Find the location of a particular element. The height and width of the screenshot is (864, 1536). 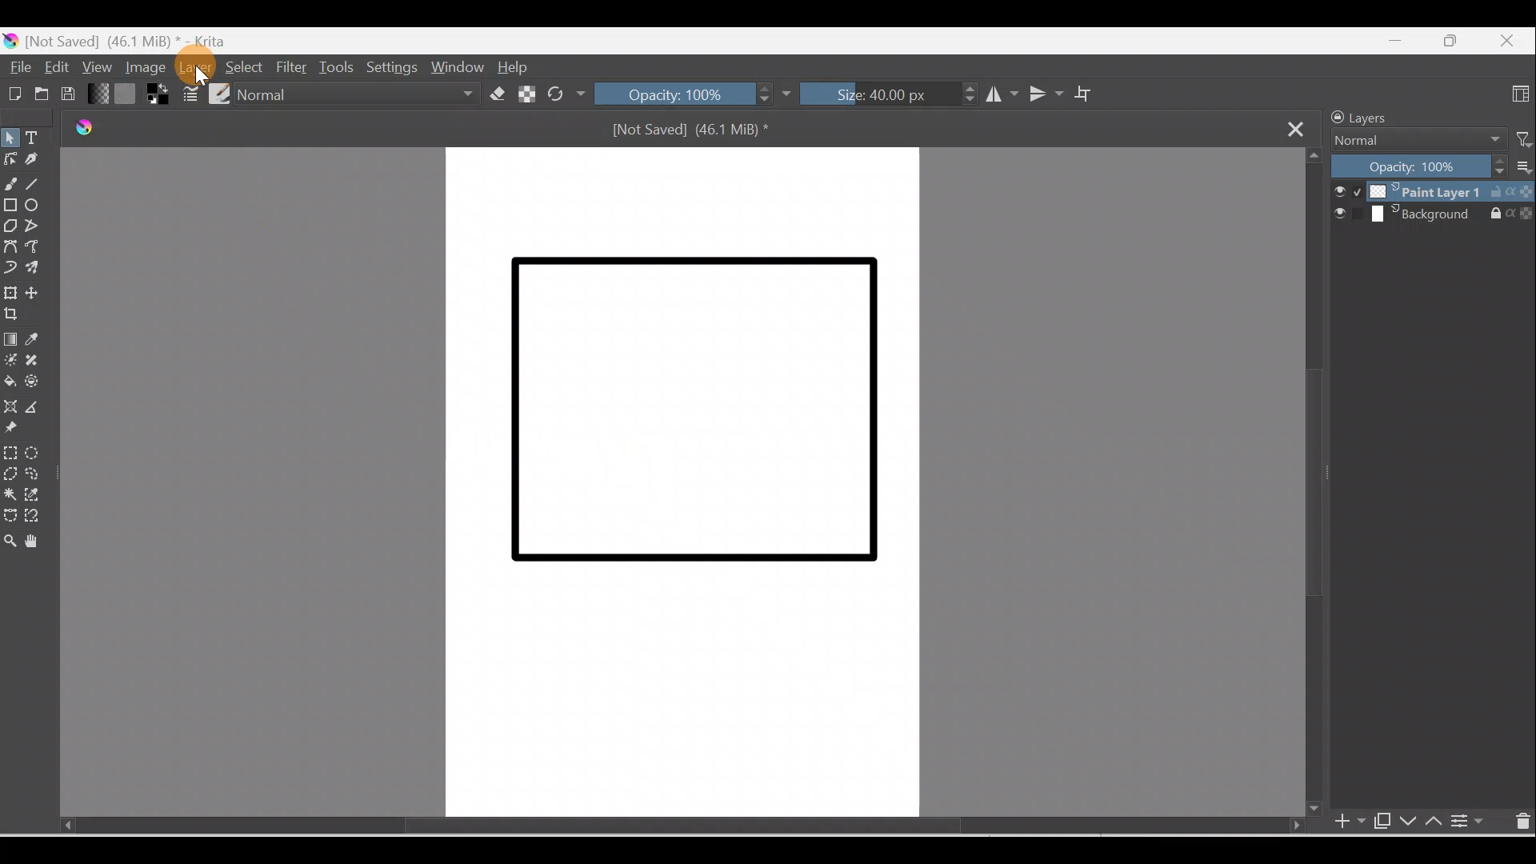

Scroll bar is located at coordinates (1311, 484).